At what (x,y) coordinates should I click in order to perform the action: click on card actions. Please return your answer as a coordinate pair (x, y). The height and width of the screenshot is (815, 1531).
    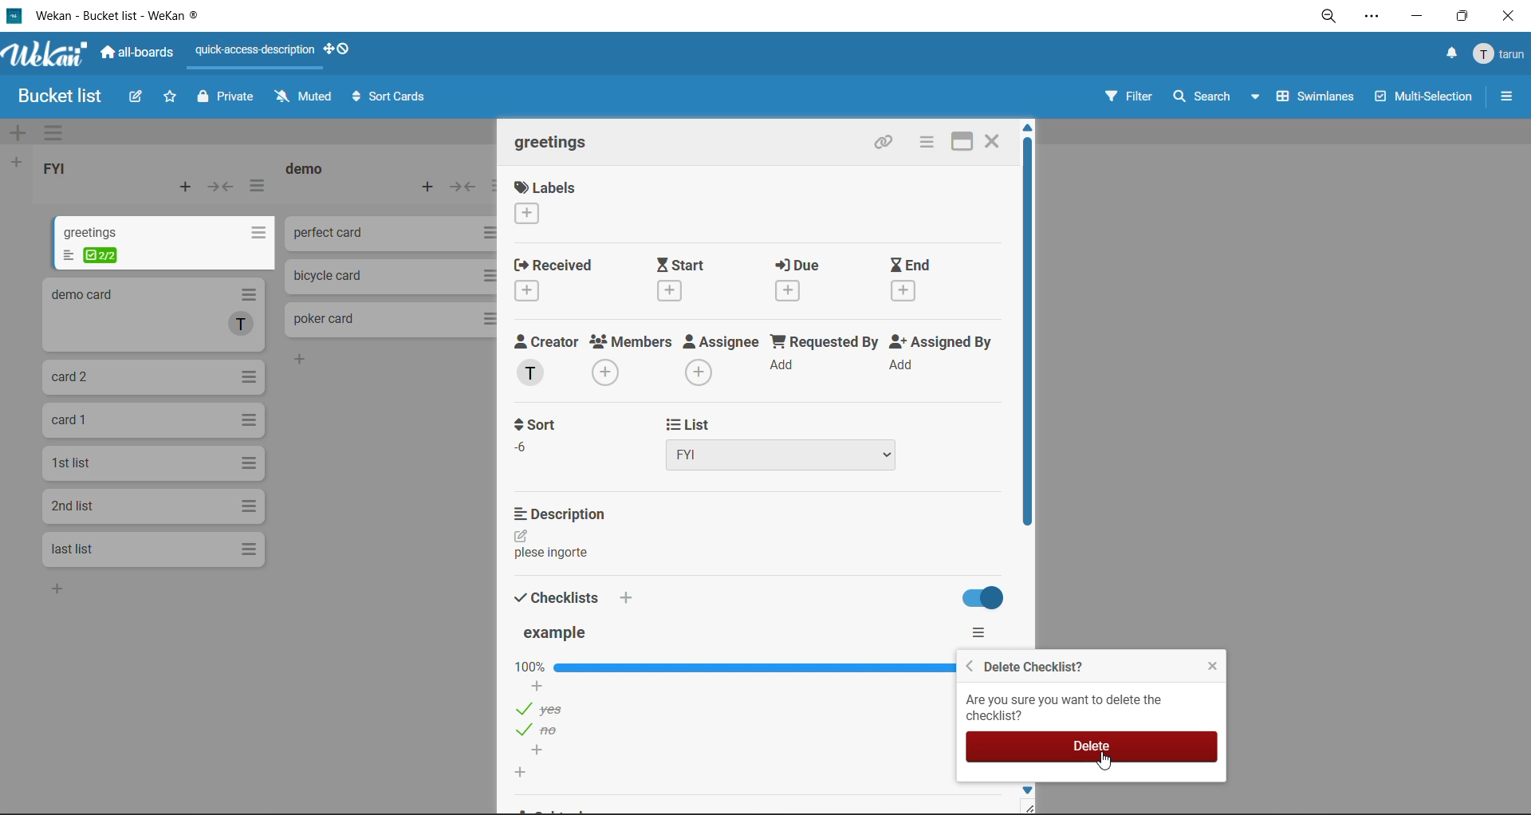
    Looking at the image, I should click on (926, 143).